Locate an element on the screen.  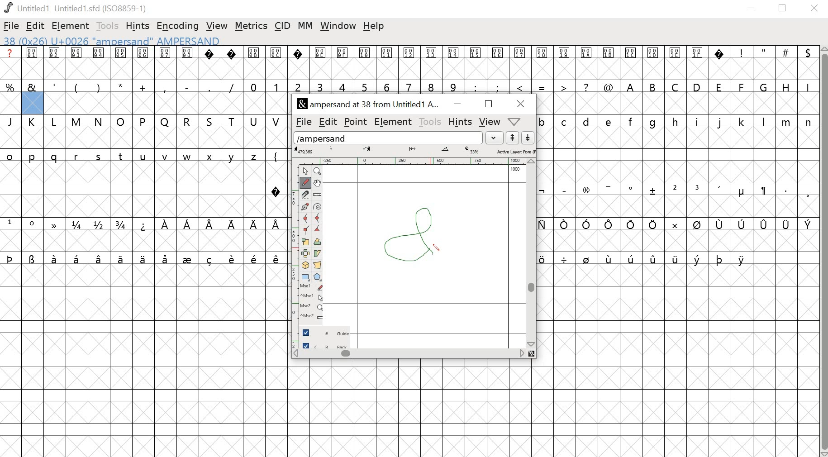
add a tangent point is located at coordinates (319, 231).